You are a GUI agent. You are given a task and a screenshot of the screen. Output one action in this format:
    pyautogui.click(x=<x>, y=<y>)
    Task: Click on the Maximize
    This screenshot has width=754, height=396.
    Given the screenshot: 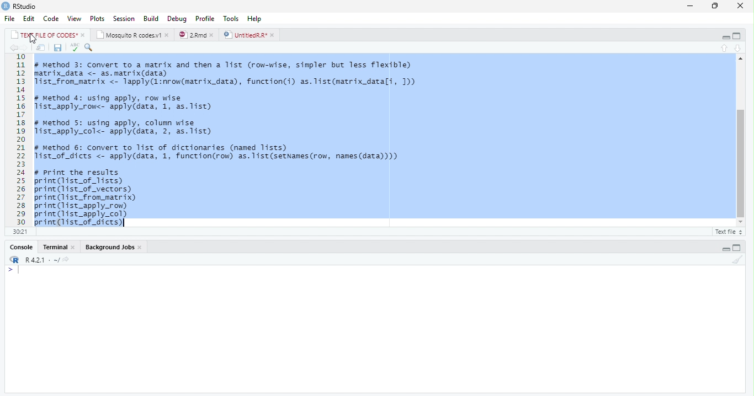 What is the action you would take?
    pyautogui.click(x=715, y=6)
    